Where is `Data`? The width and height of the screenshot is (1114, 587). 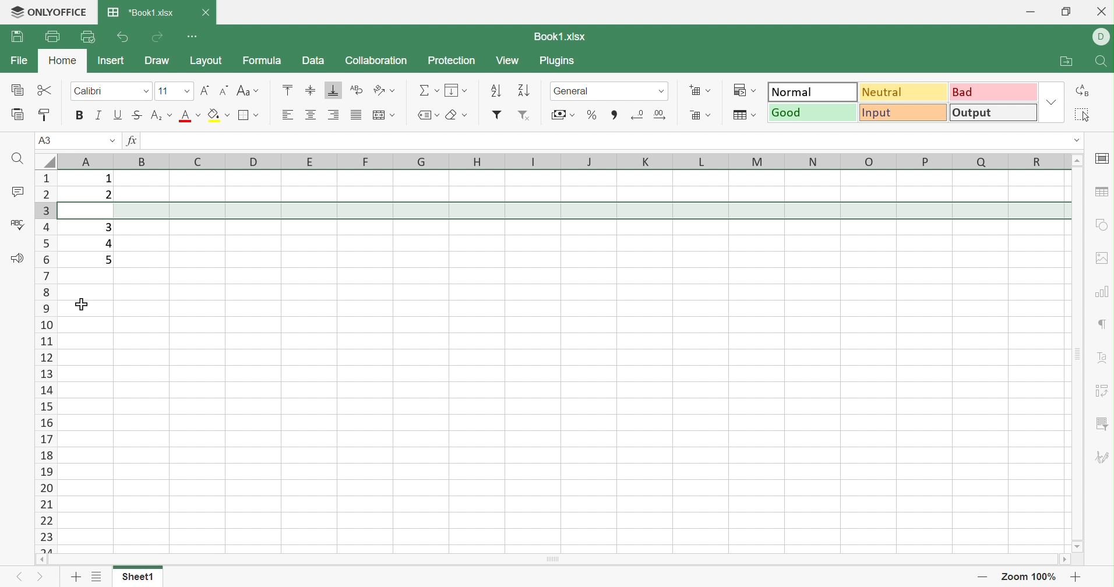
Data is located at coordinates (312, 61).